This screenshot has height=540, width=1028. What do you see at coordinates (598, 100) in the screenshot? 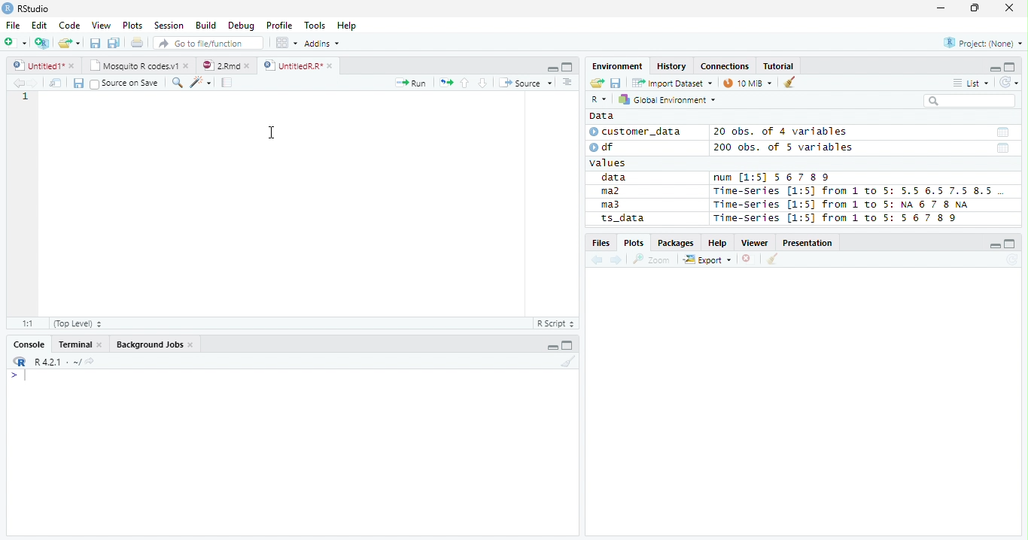
I see `R` at bounding box center [598, 100].